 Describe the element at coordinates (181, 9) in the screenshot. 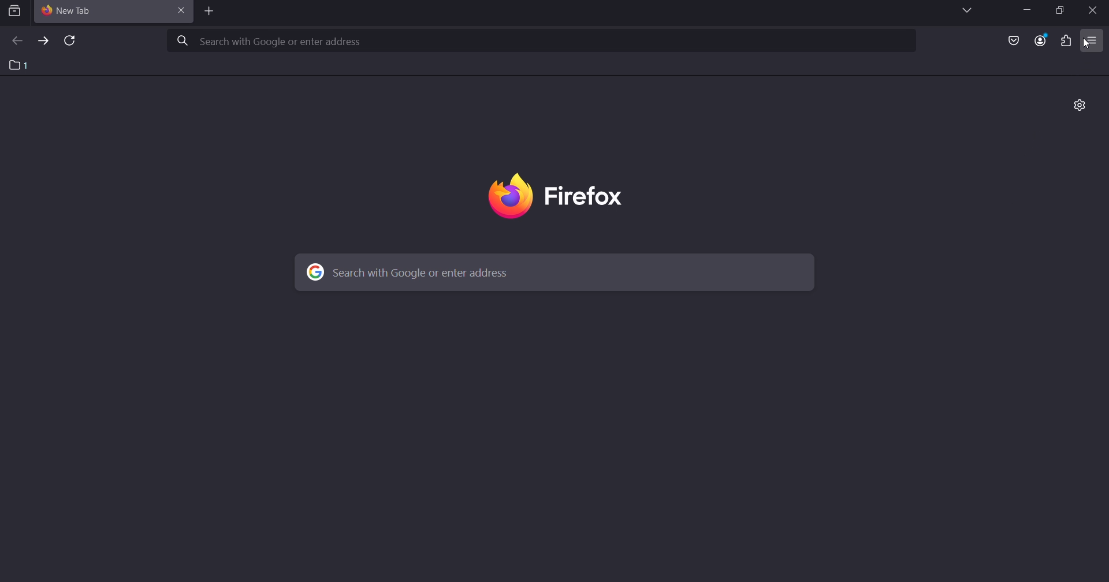

I see `close` at that location.